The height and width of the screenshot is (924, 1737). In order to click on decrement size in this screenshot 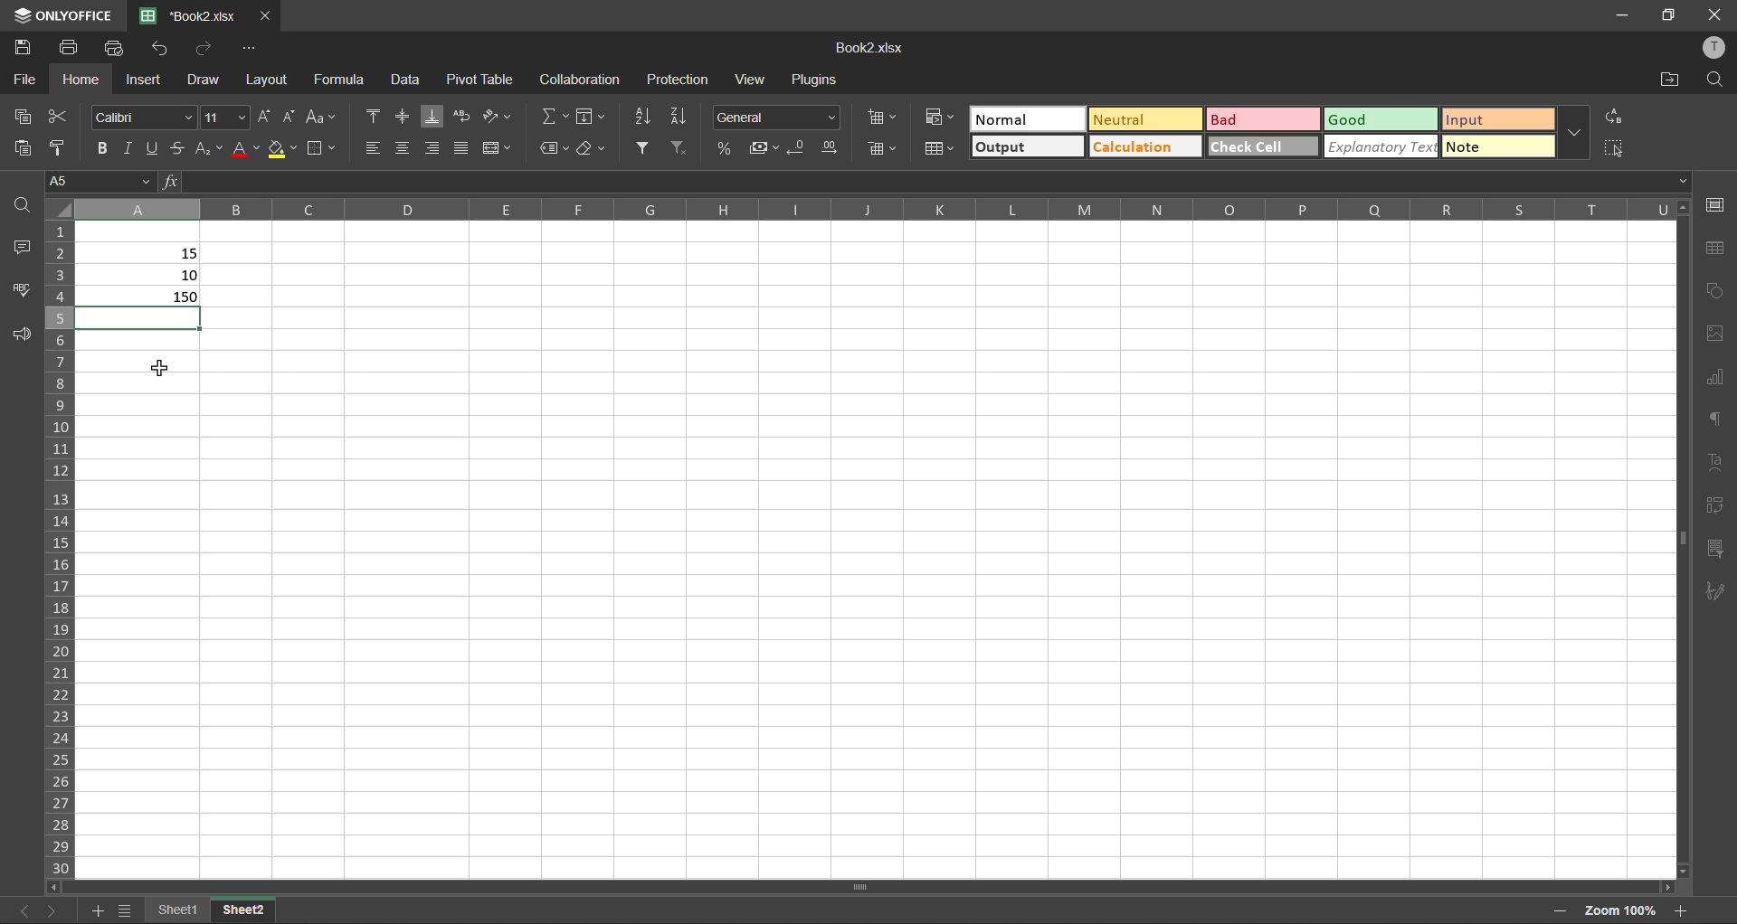, I will do `click(289, 115)`.